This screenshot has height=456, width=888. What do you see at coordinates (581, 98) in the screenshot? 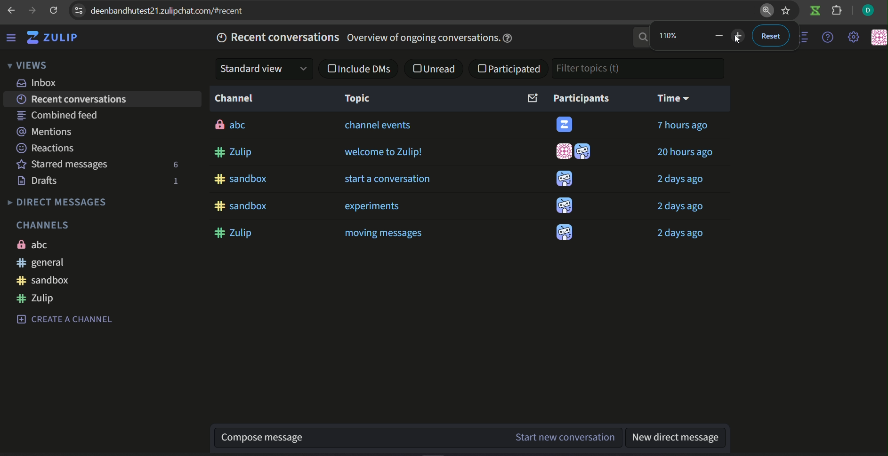
I see `participants` at bounding box center [581, 98].